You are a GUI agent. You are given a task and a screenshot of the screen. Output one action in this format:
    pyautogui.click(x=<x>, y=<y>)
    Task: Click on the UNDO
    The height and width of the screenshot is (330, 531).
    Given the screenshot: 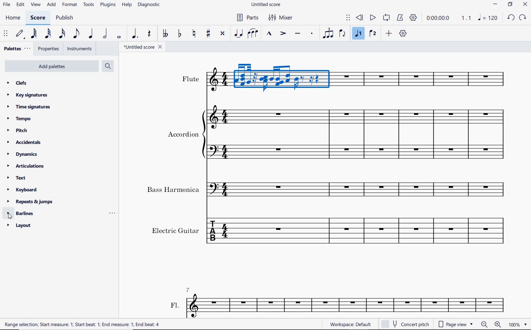 What is the action you would take?
    pyautogui.click(x=510, y=17)
    